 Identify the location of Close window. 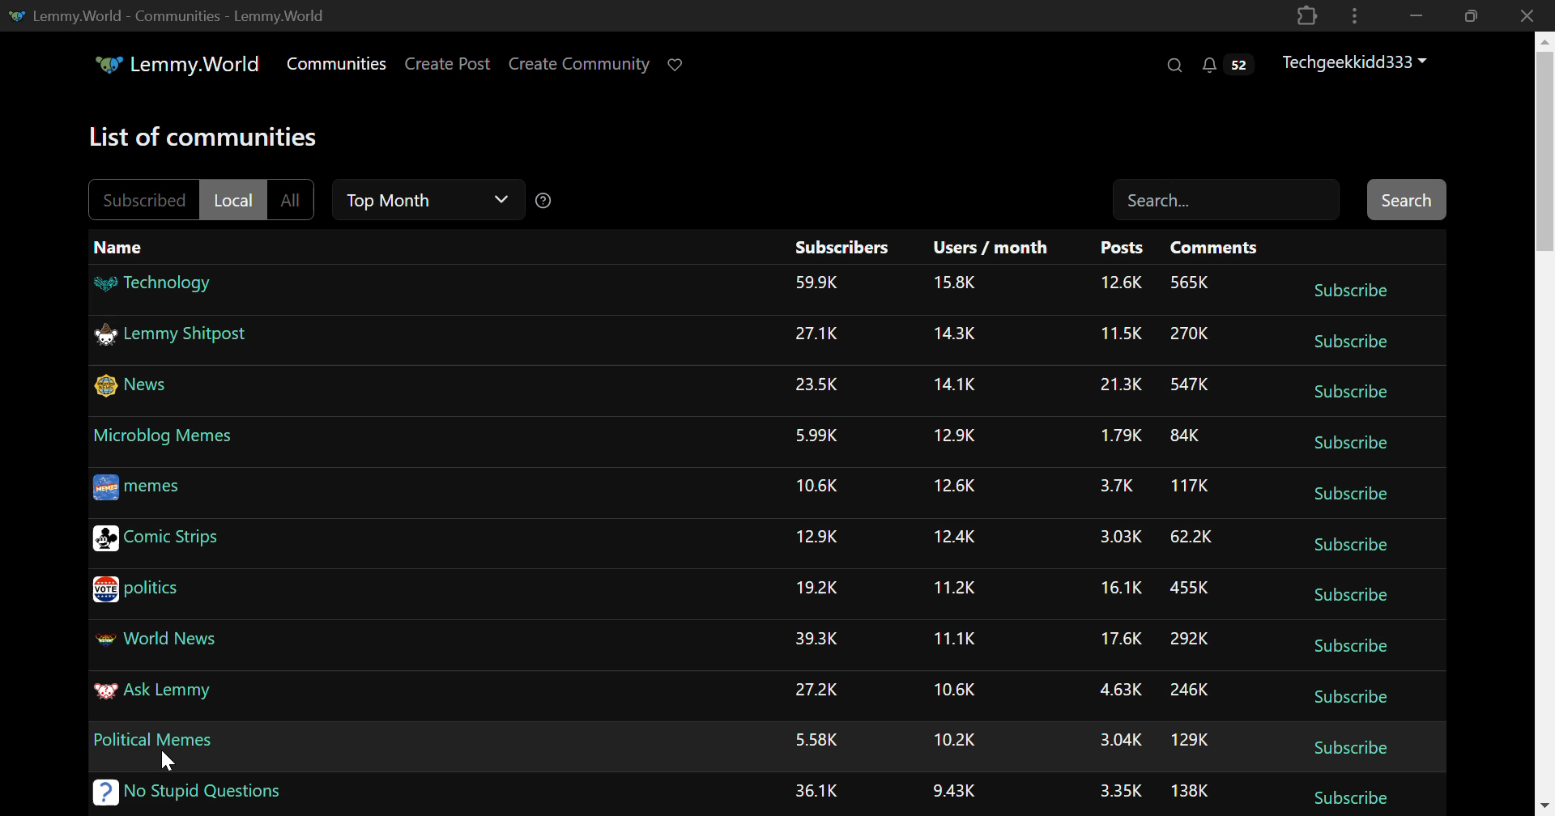
(1529, 15).